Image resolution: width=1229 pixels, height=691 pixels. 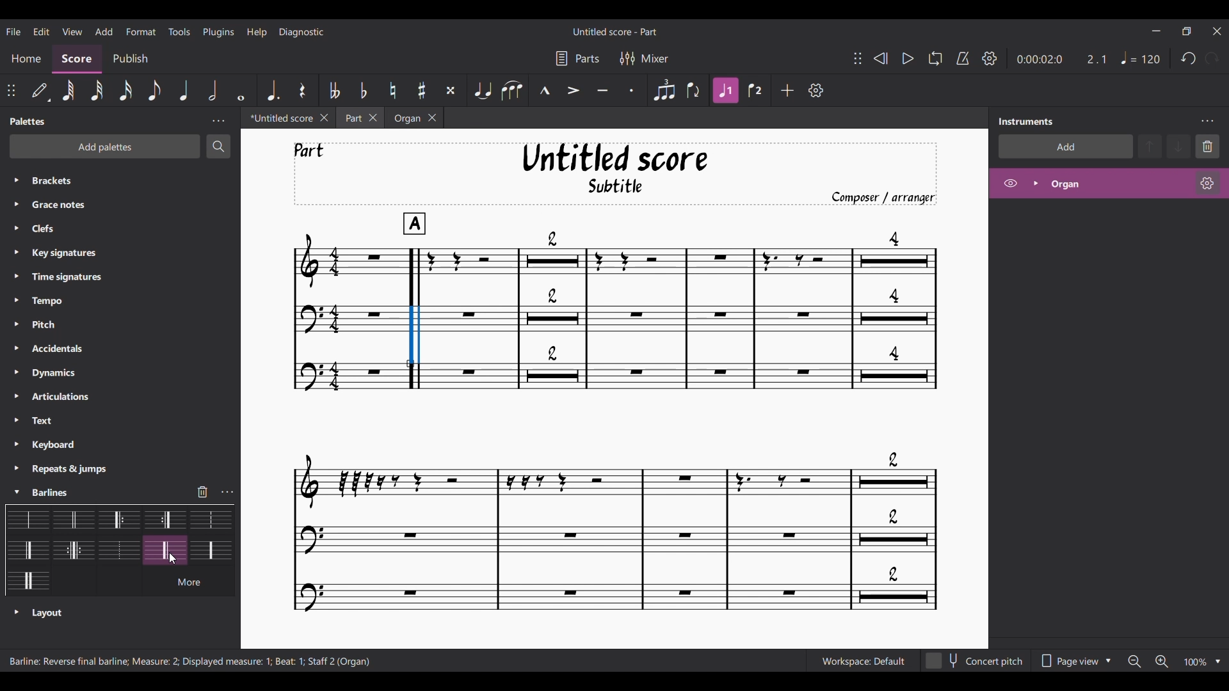 What do you see at coordinates (1036, 183) in the screenshot?
I see `Expand organ` at bounding box center [1036, 183].